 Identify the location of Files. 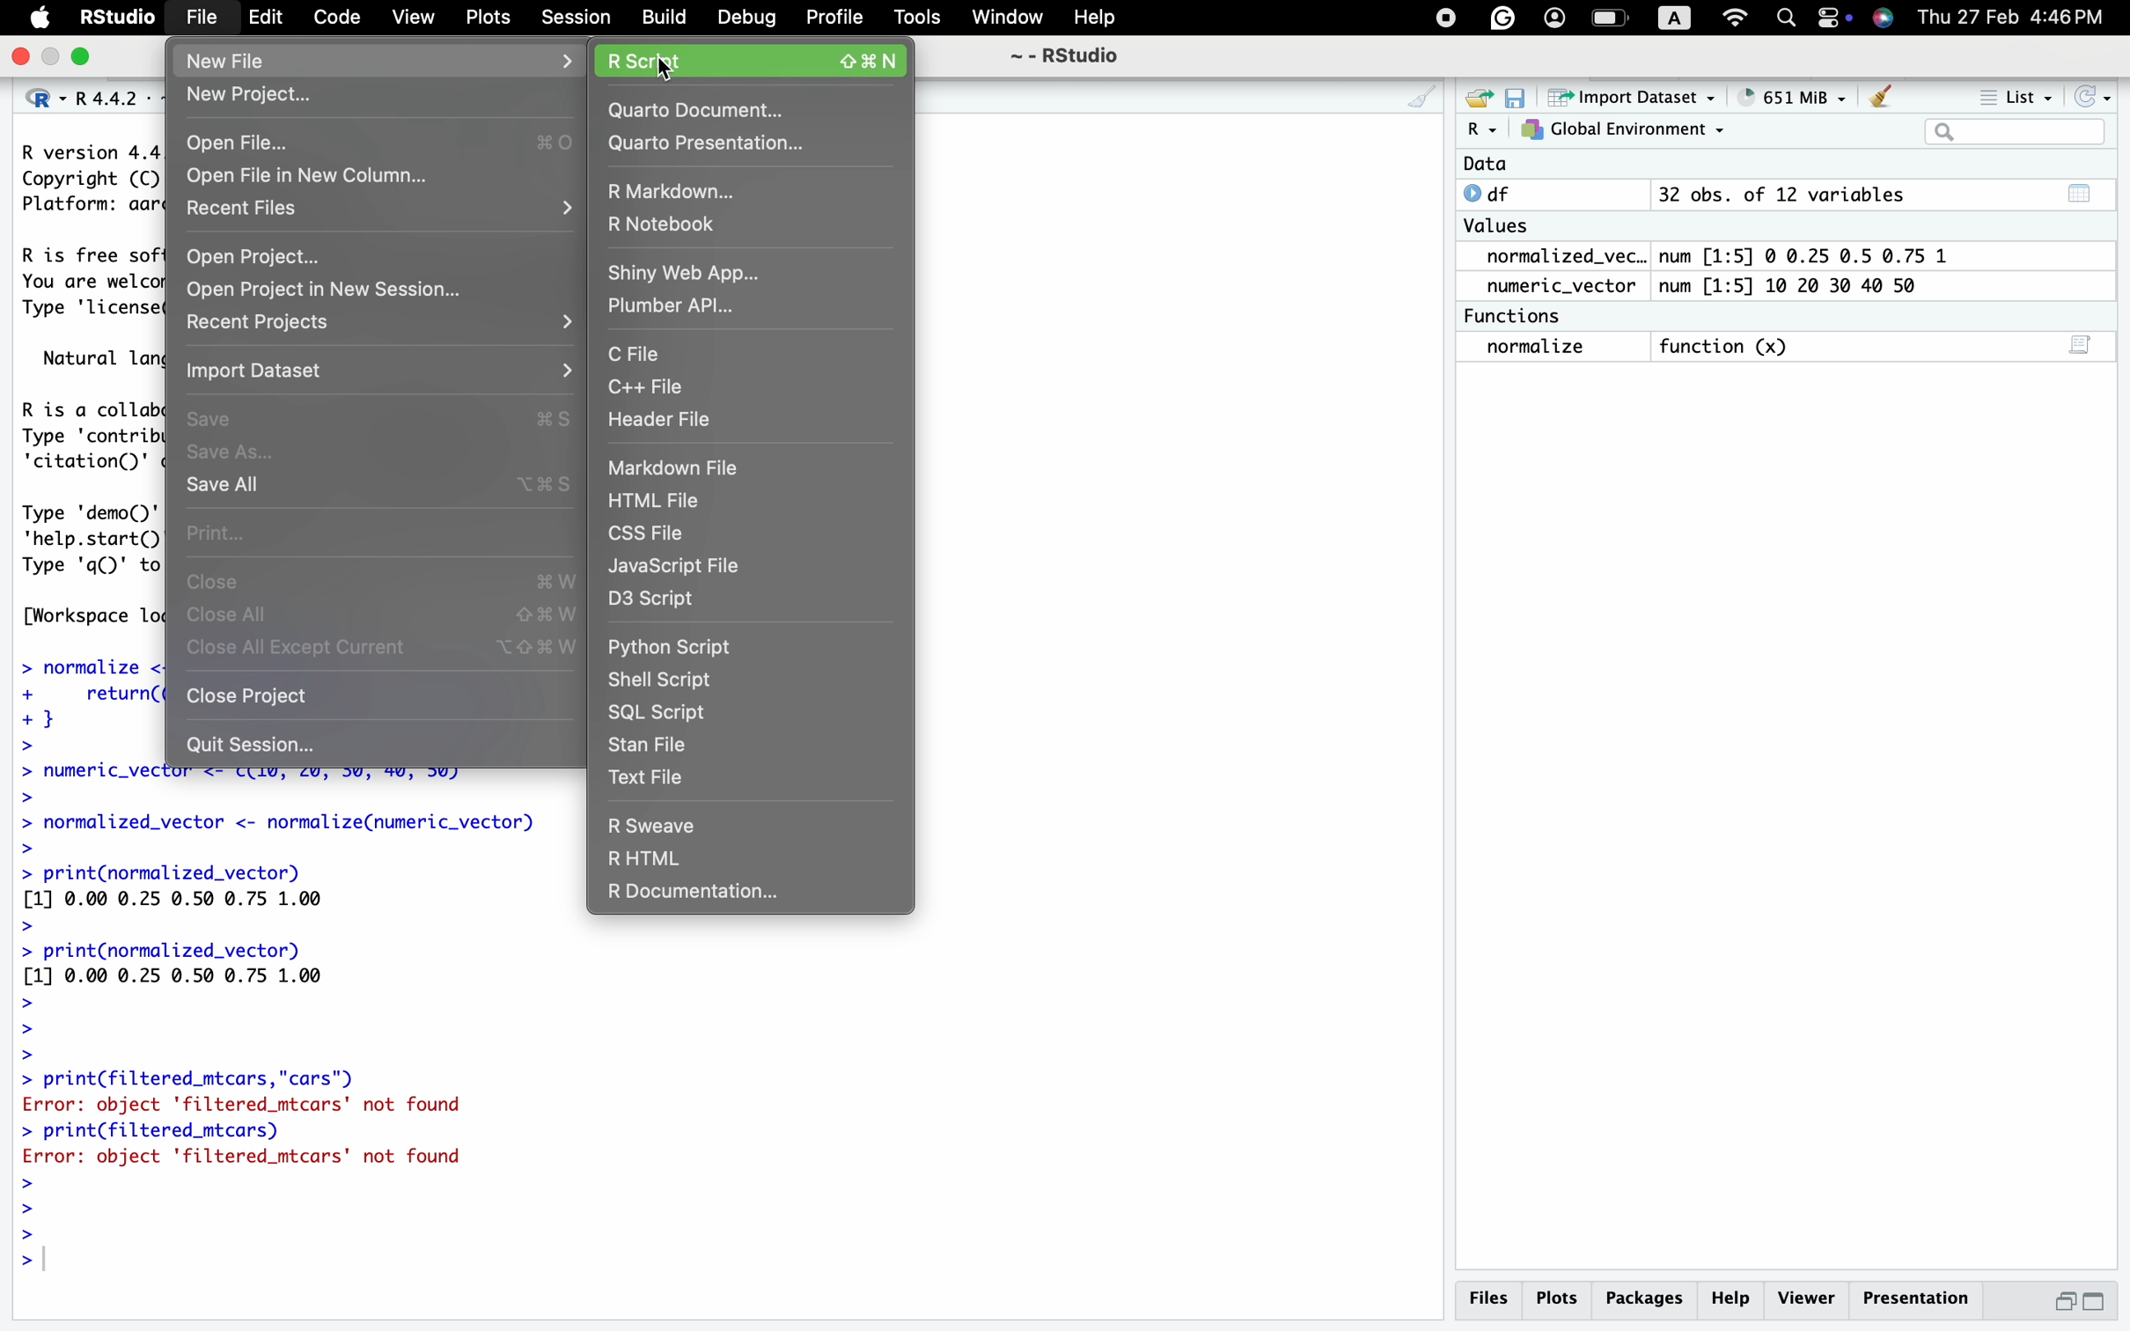
(1487, 1297).